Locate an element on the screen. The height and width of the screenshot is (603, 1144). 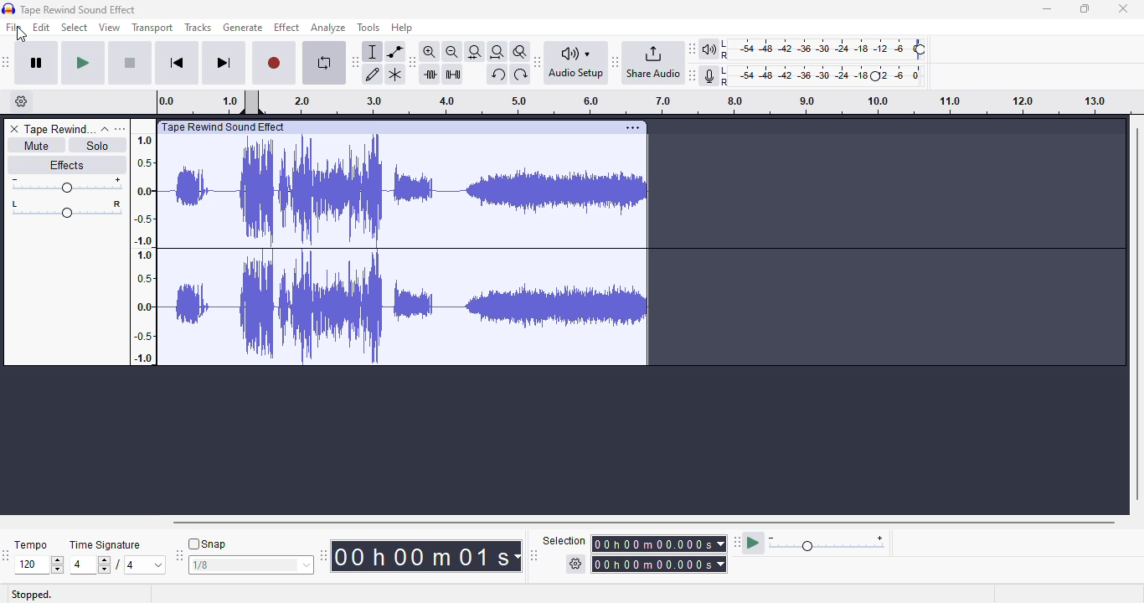
view is located at coordinates (110, 27).